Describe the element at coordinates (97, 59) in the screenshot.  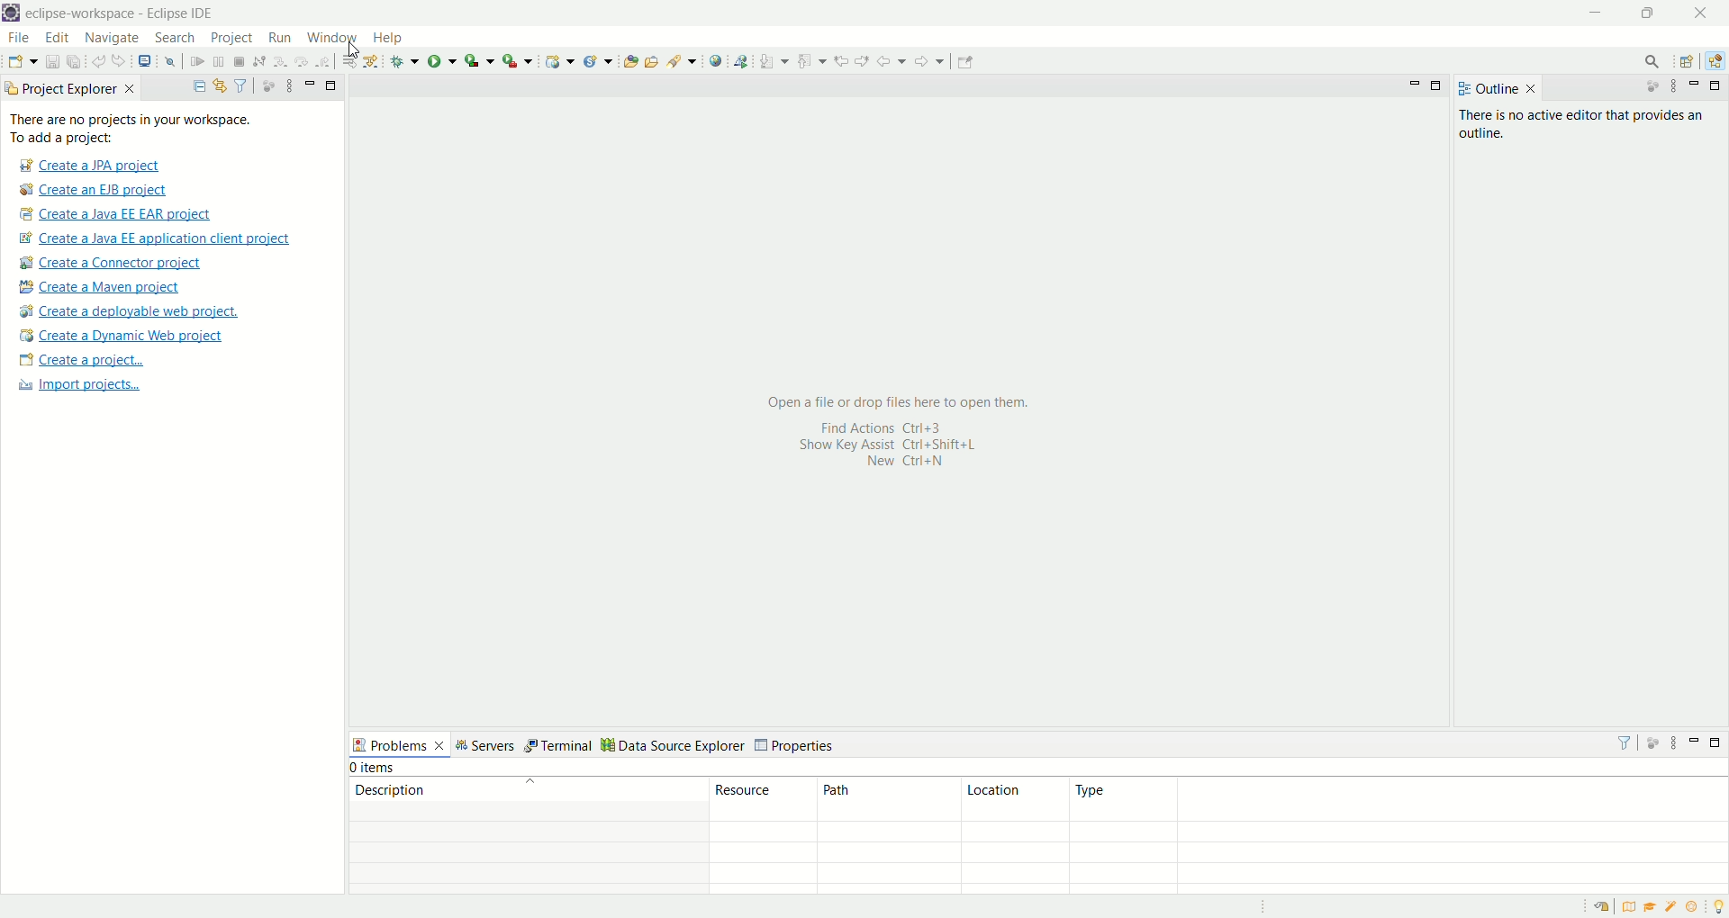
I see `undo` at that location.